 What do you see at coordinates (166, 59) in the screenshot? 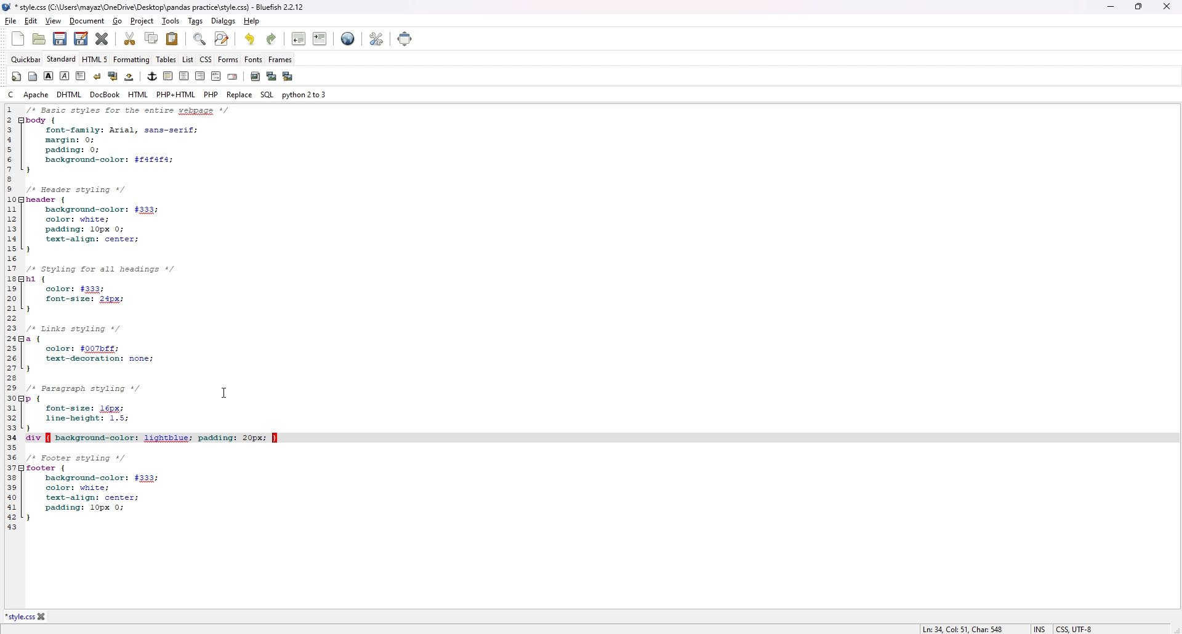
I see `tables` at bounding box center [166, 59].